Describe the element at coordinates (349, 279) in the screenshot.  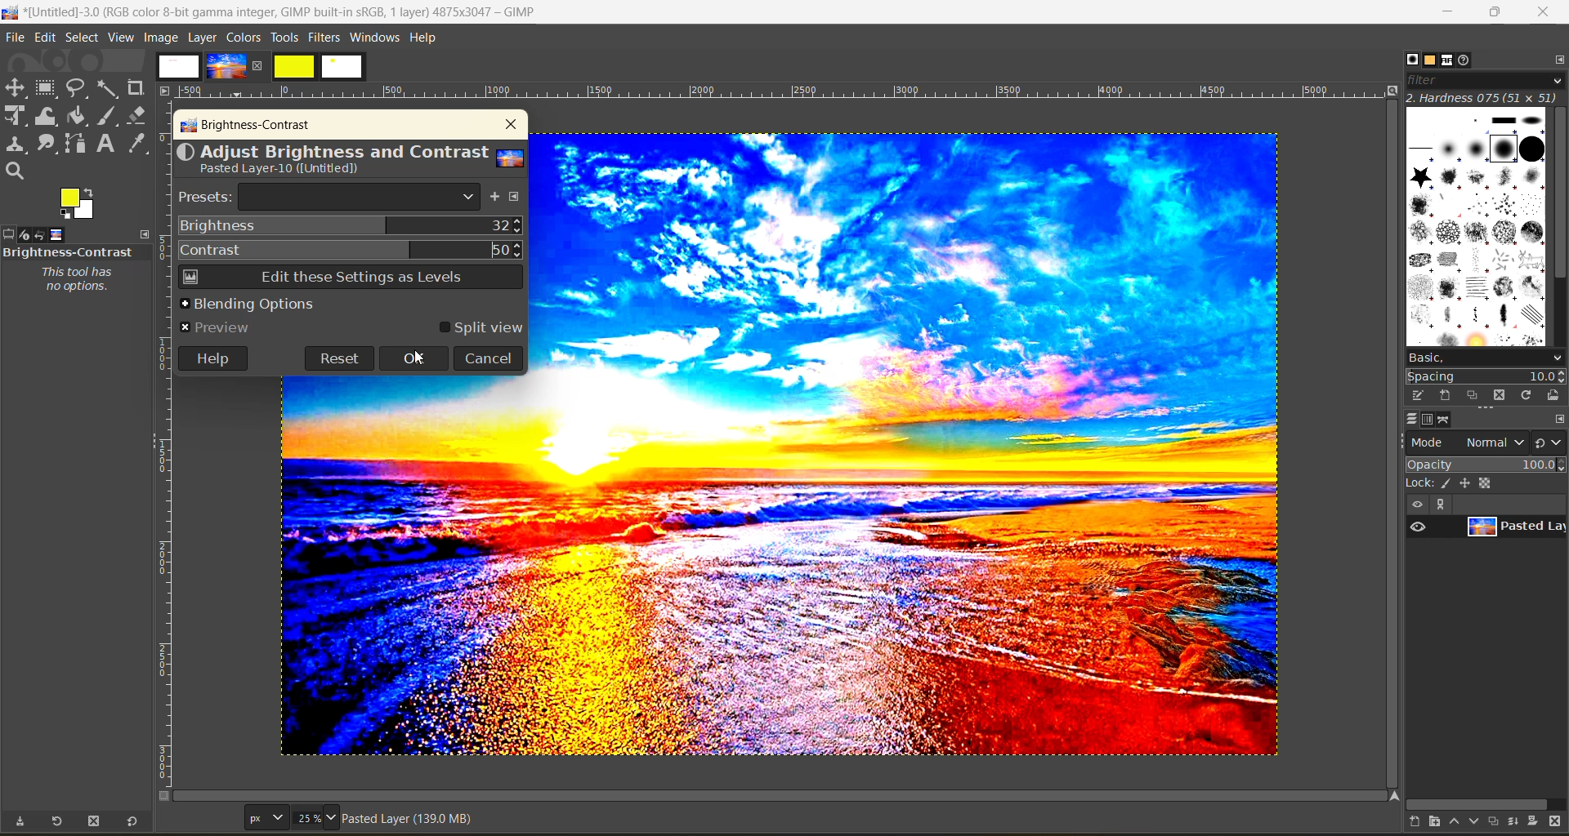
I see `edit these settings as levels` at that location.